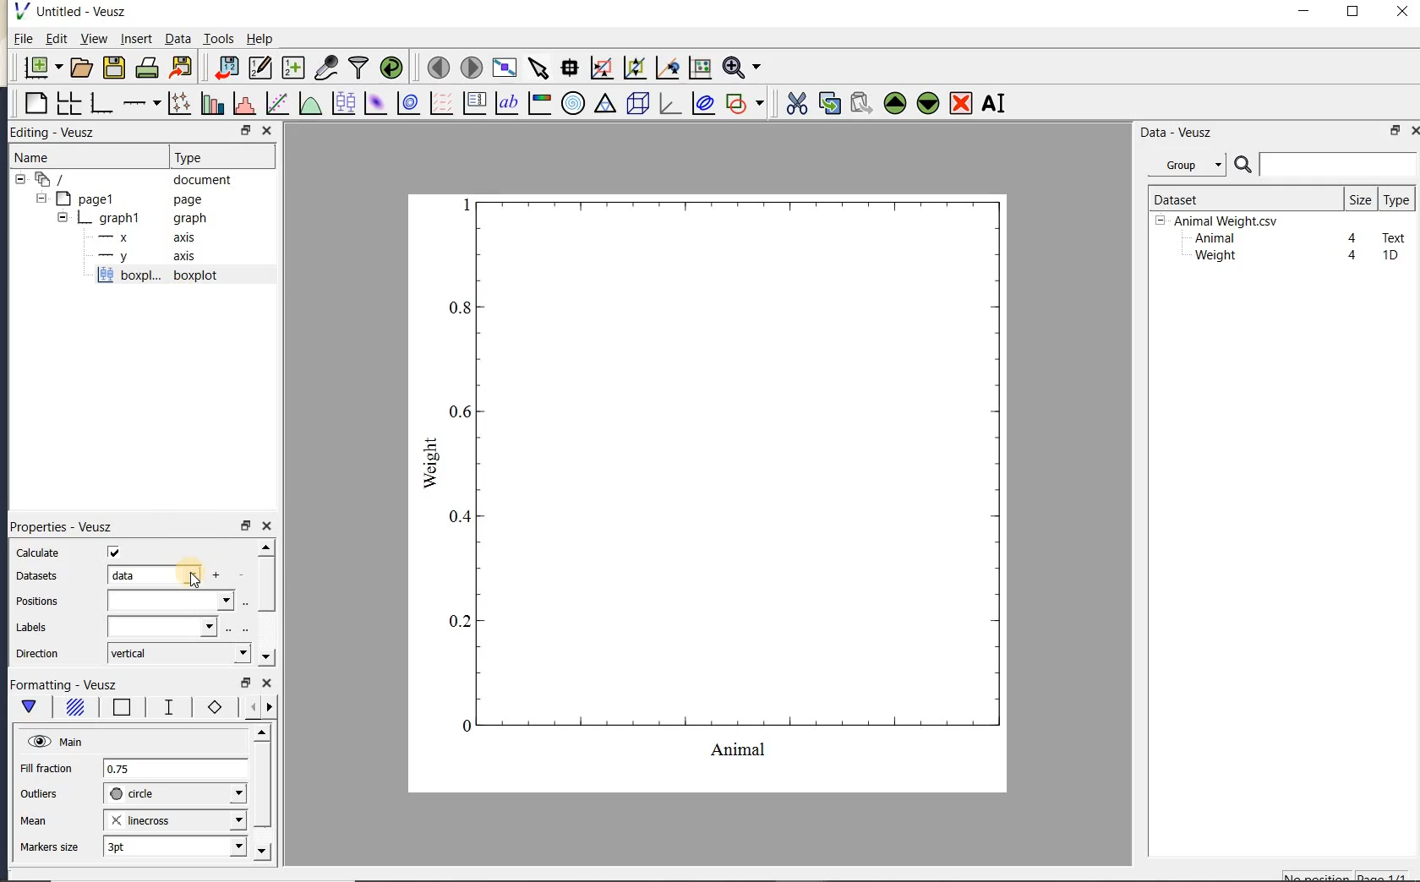 The height and width of the screenshot is (882, 1420). I want to click on polar graph, so click(572, 103).